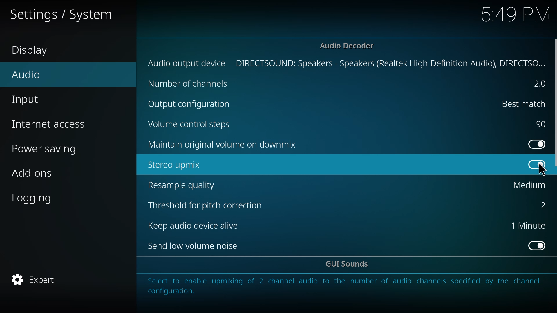 The image size is (557, 313). Describe the element at coordinates (542, 169) in the screenshot. I see `cursor` at that location.